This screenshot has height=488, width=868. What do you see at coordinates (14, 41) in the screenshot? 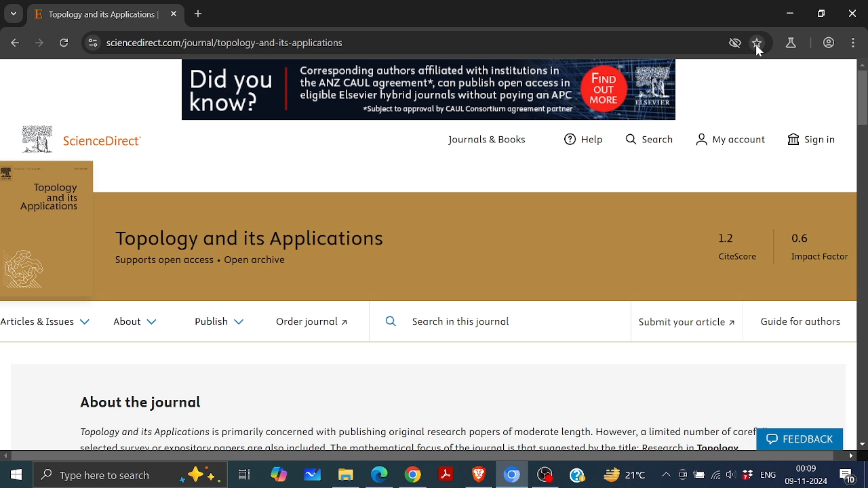
I see `Move to previous page` at bounding box center [14, 41].